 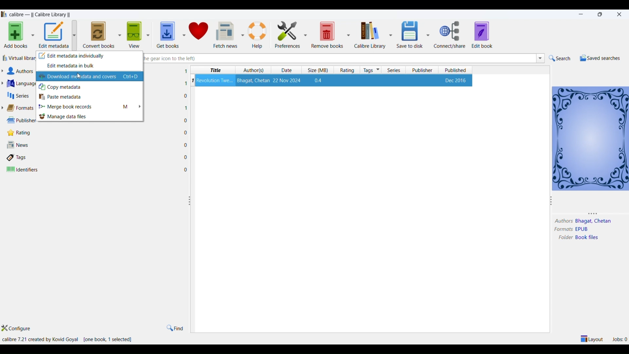 I want to click on EDIT BOOKS, so click(x=489, y=35).